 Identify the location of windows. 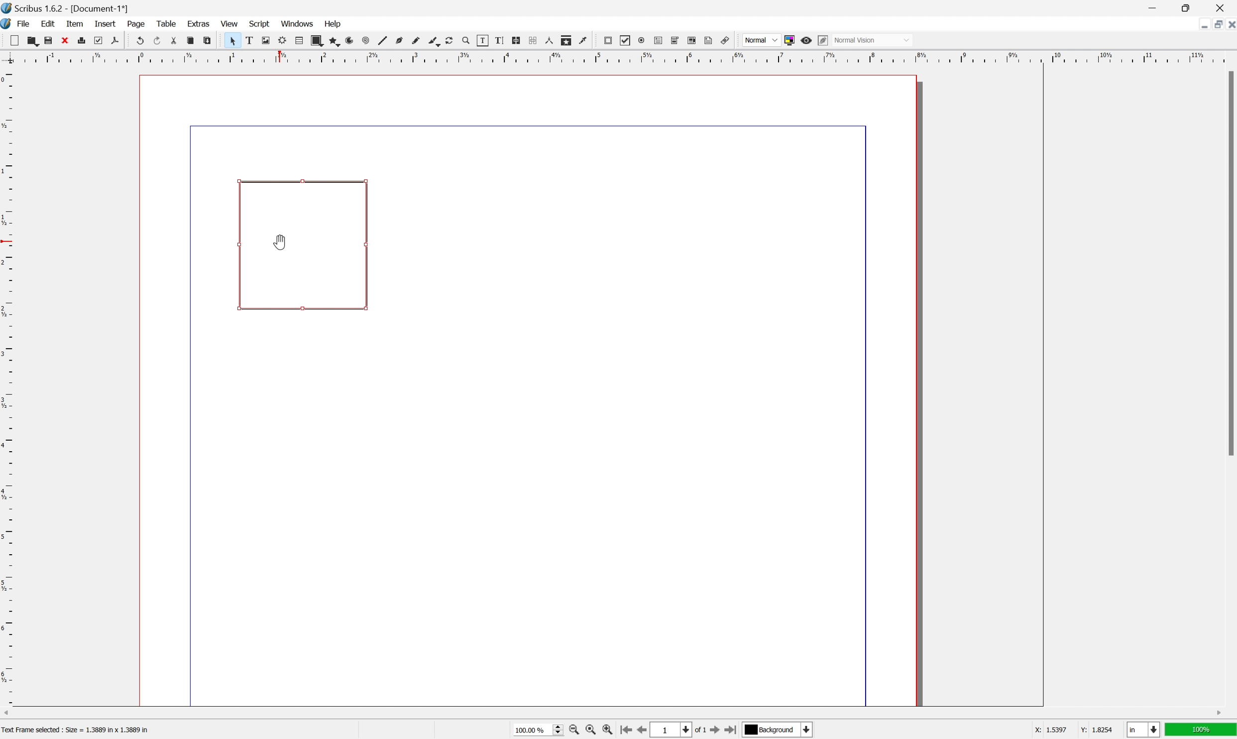
(298, 23).